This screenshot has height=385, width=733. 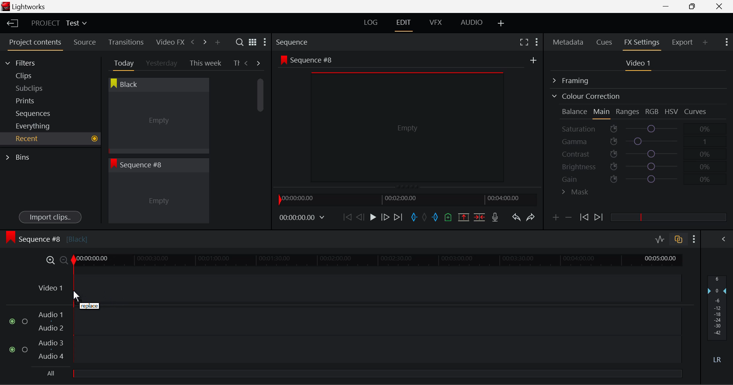 What do you see at coordinates (158, 124) in the screenshot?
I see `Cursor MOUSE_DOWN on Black Clip` at bounding box center [158, 124].